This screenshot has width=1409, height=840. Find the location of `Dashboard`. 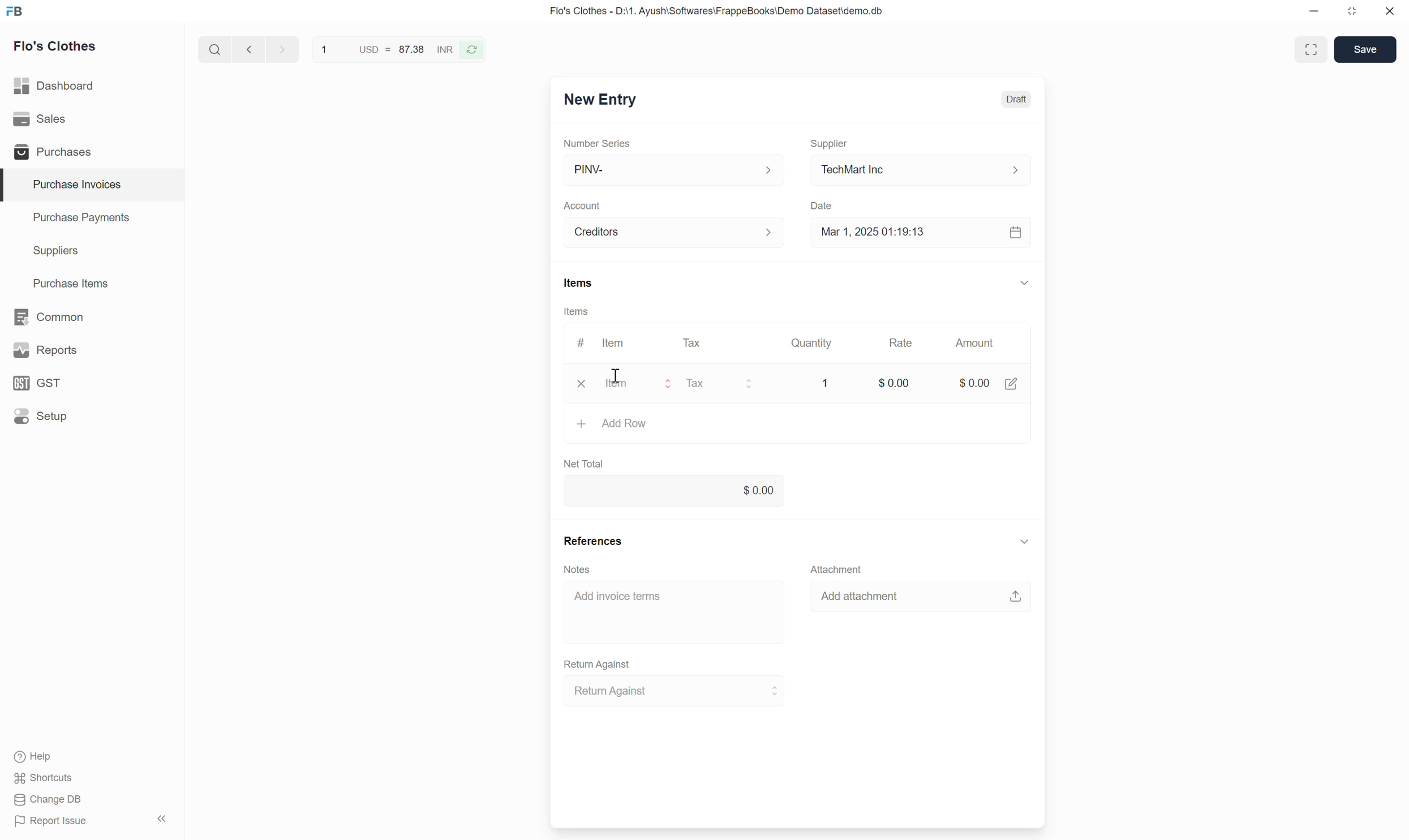

Dashboard is located at coordinates (55, 83).